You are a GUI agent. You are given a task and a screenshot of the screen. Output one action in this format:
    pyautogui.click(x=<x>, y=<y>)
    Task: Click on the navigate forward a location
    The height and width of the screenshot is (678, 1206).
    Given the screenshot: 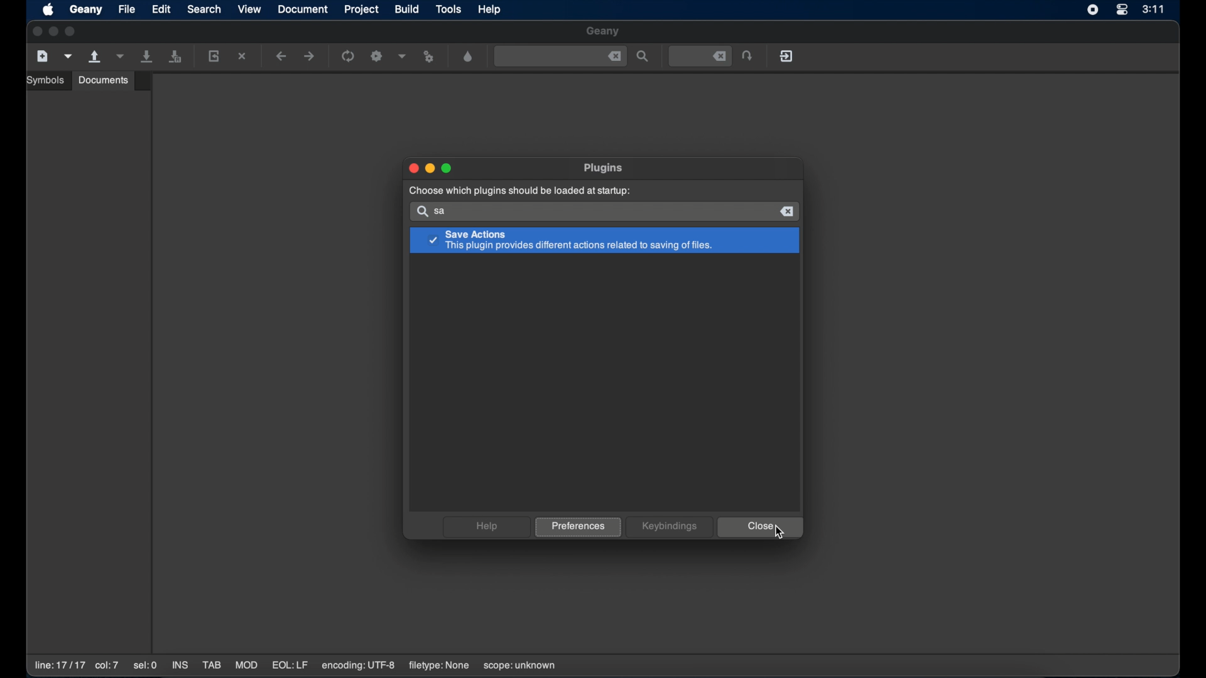 What is the action you would take?
    pyautogui.click(x=310, y=56)
    